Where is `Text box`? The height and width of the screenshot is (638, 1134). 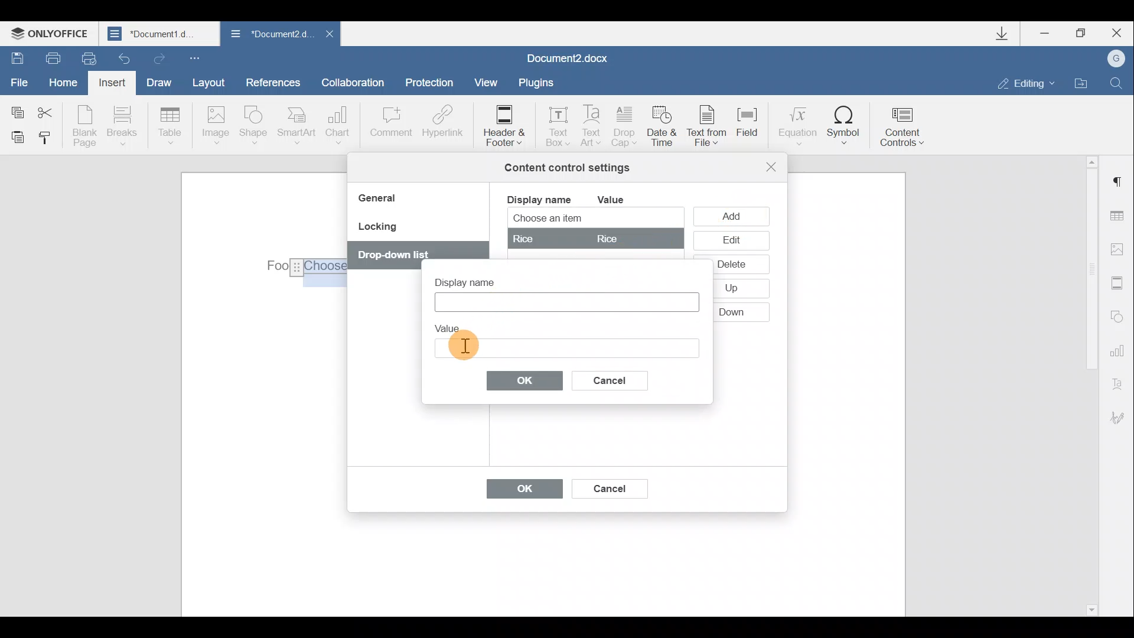
Text box is located at coordinates (554, 123).